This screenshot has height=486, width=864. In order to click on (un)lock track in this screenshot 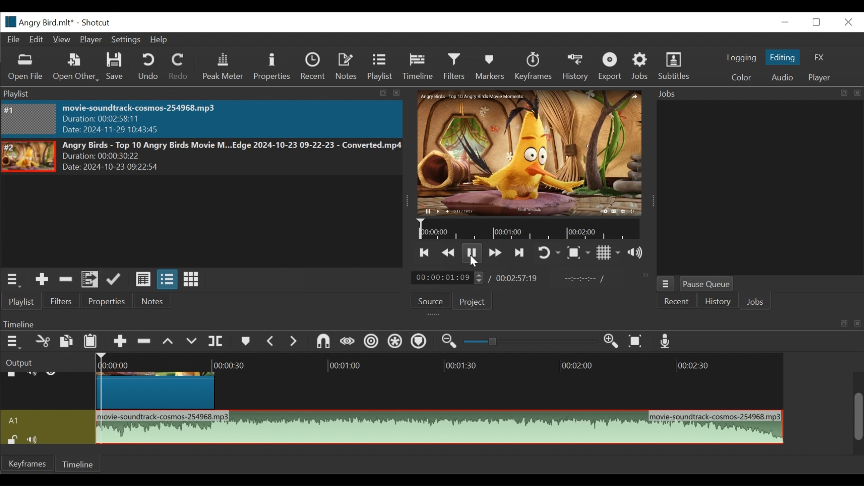, I will do `click(12, 439)`.